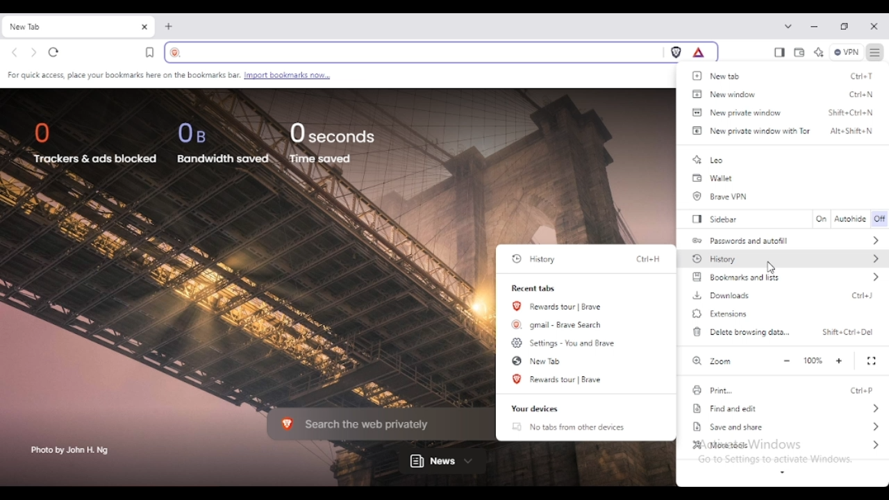 This screenshot has width=889, height=500. Describe the element at coordinates (559, 379) in the screenshot. I see `rewards tour | Brave` at that location.